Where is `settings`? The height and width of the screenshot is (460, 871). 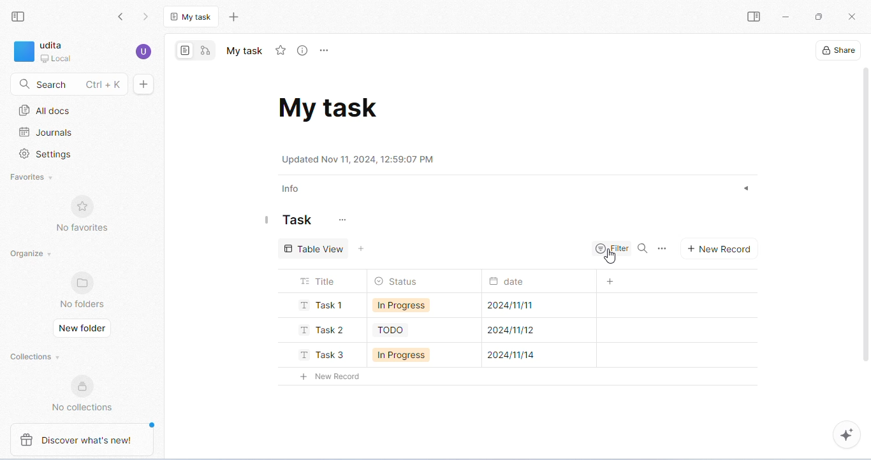
settings is located at coordinates (46, 155).